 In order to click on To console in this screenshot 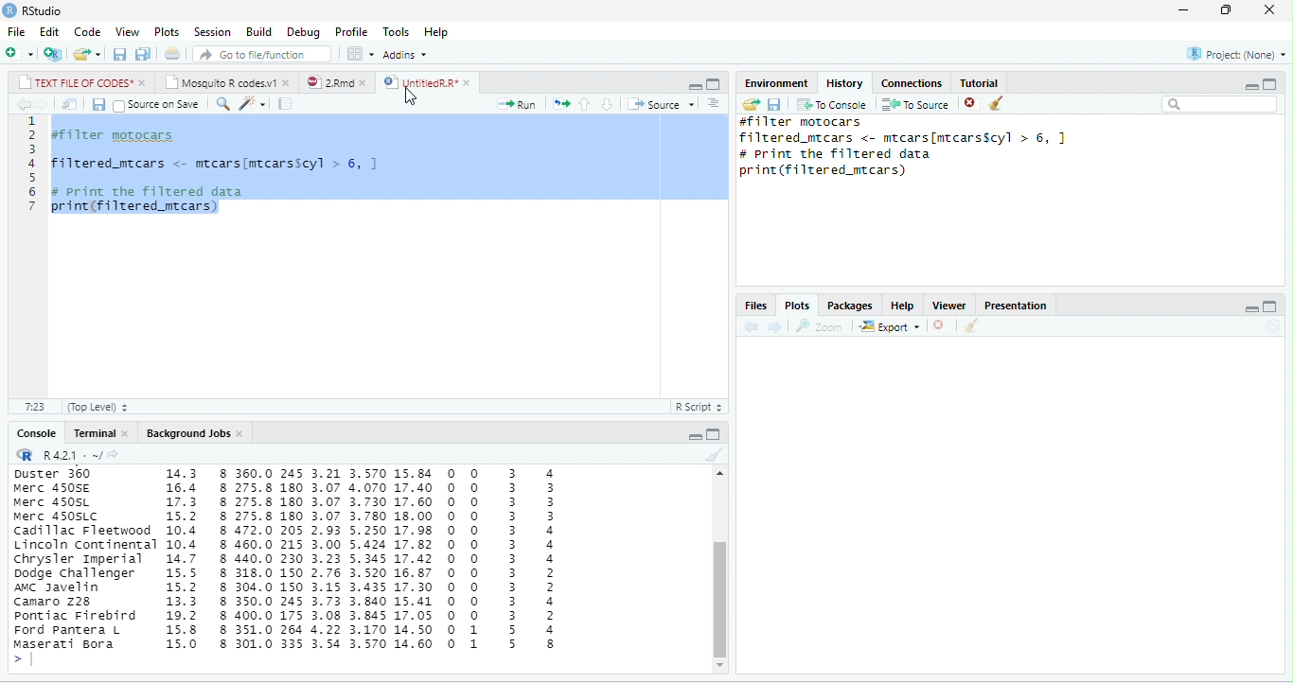, I will do `click(832, 104)`.